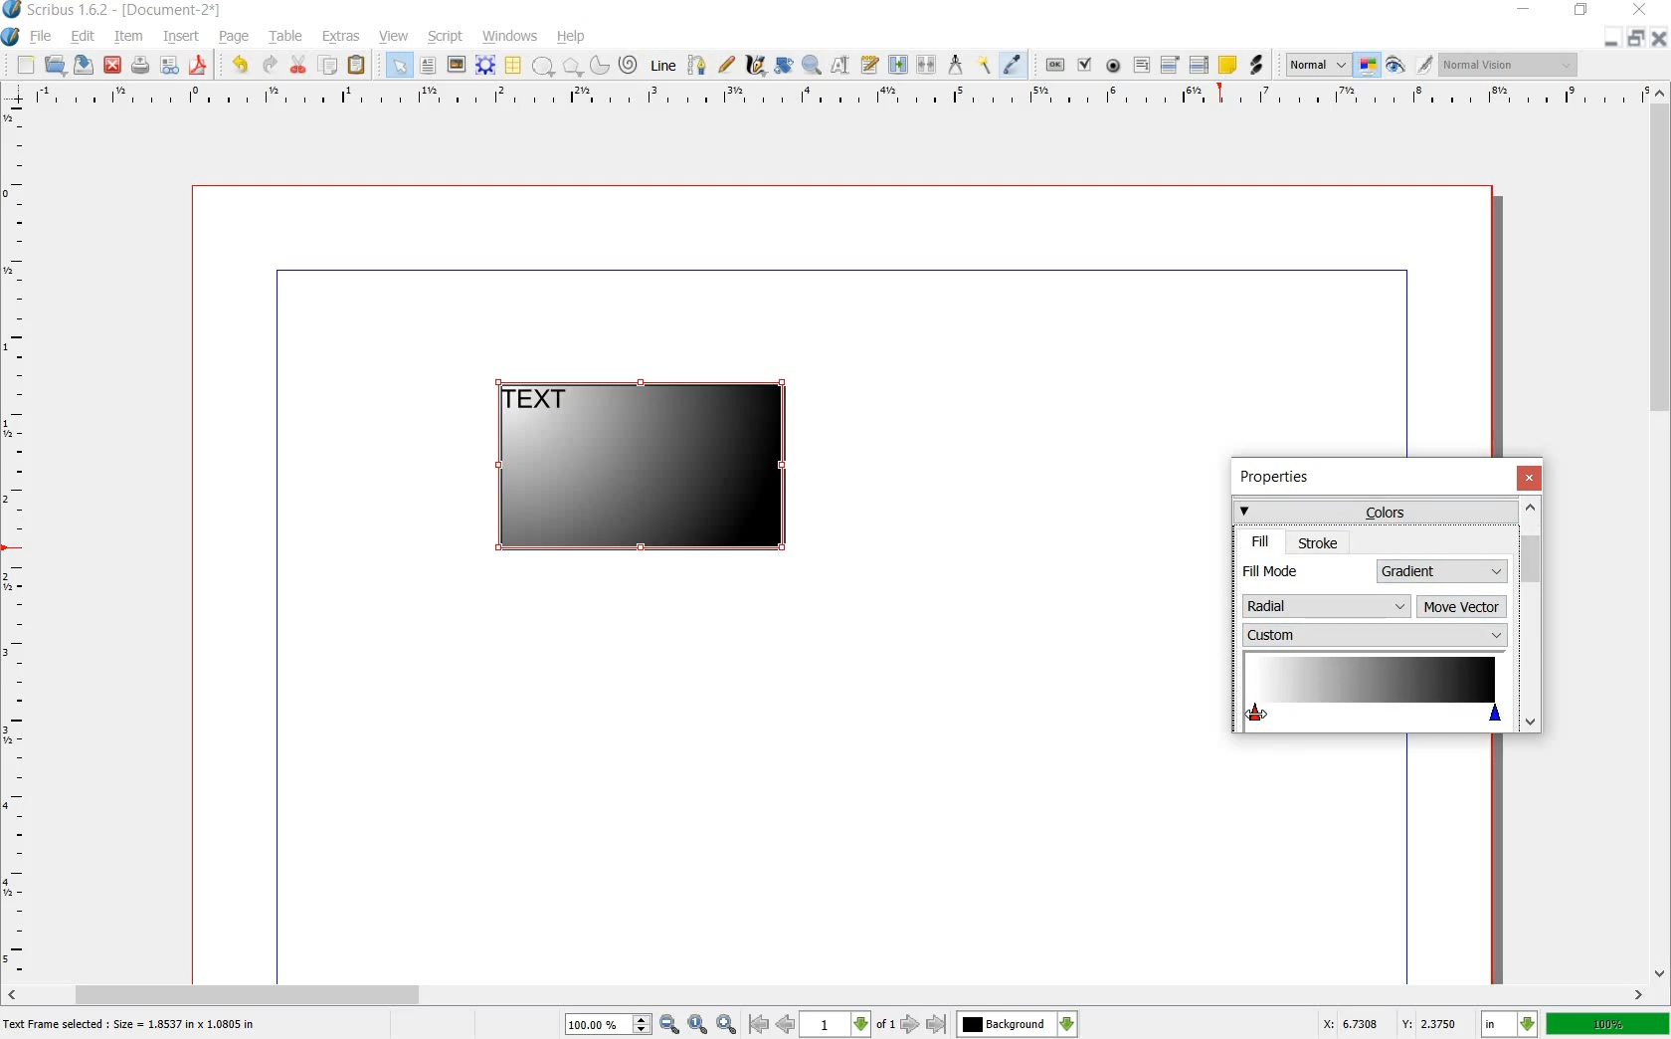 The image size is (1671, 1039). Describe the element at coordinates (646, 469) in the screenshot. I see `gradient added to shape` at that location.